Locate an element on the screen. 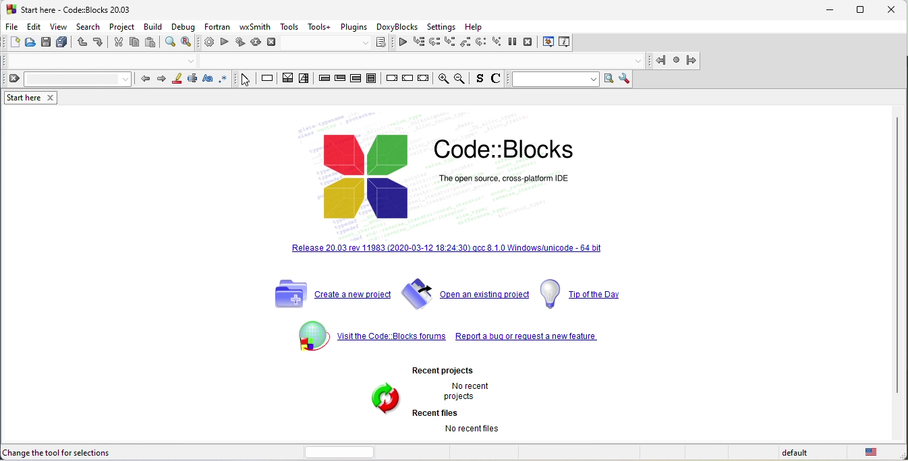 The image size is (908, 461). copy is located at coordinates (136, 43).